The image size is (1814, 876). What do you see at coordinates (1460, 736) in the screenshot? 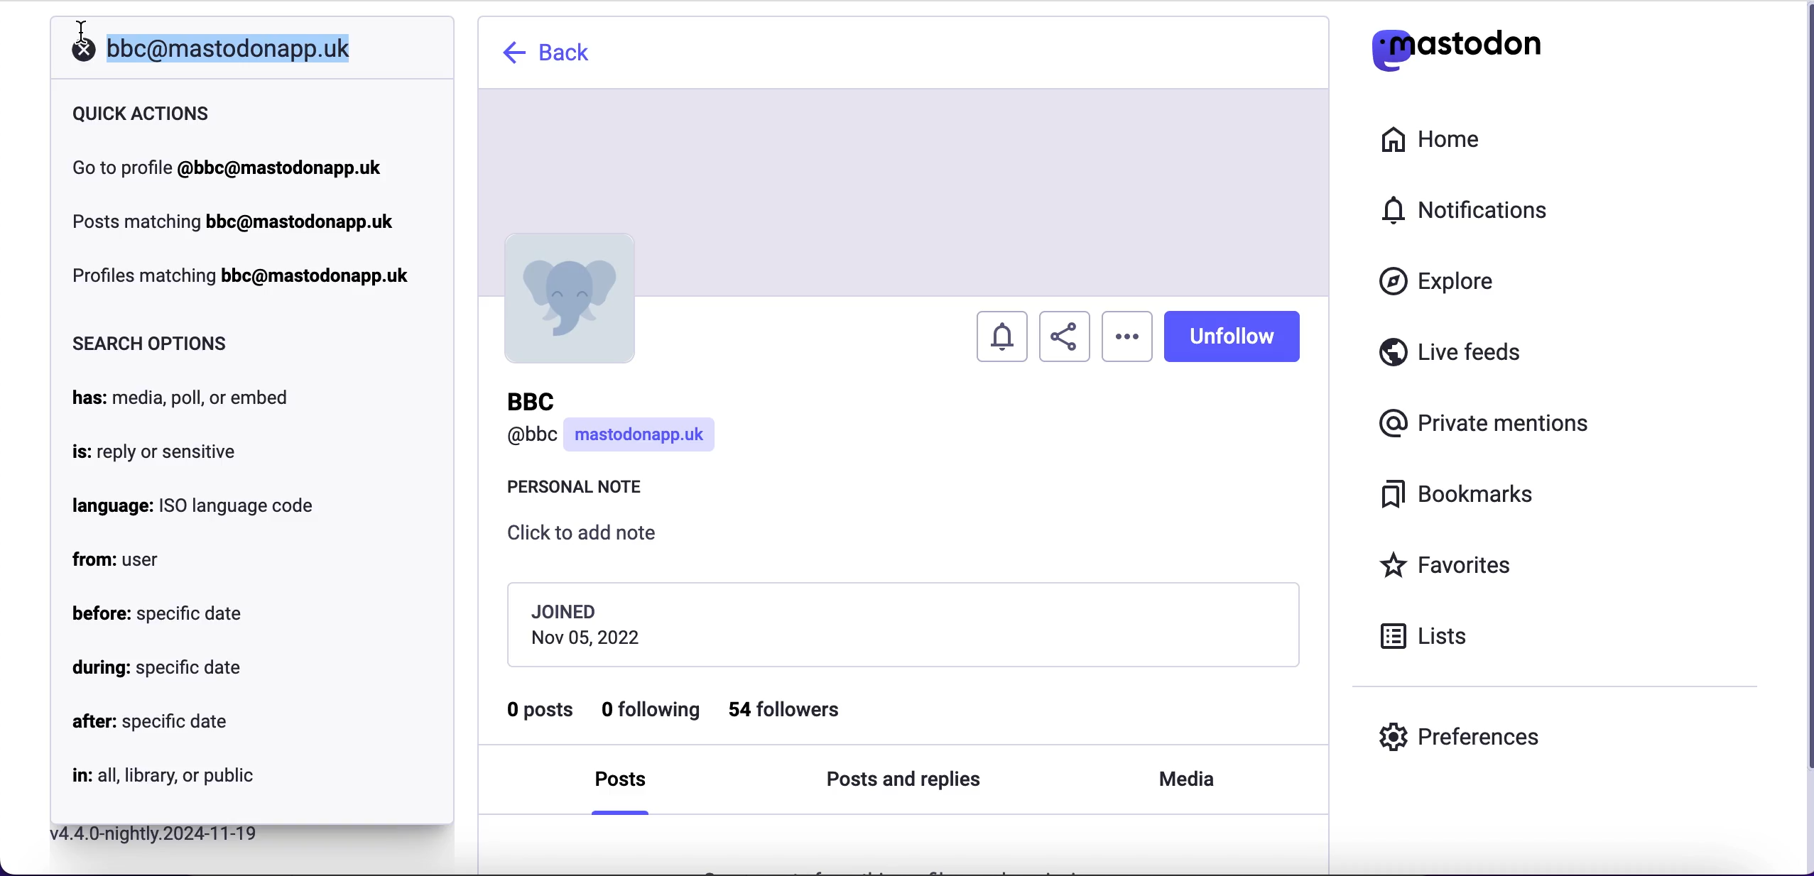
I see `preferences` at bounding box center [1460, 736].